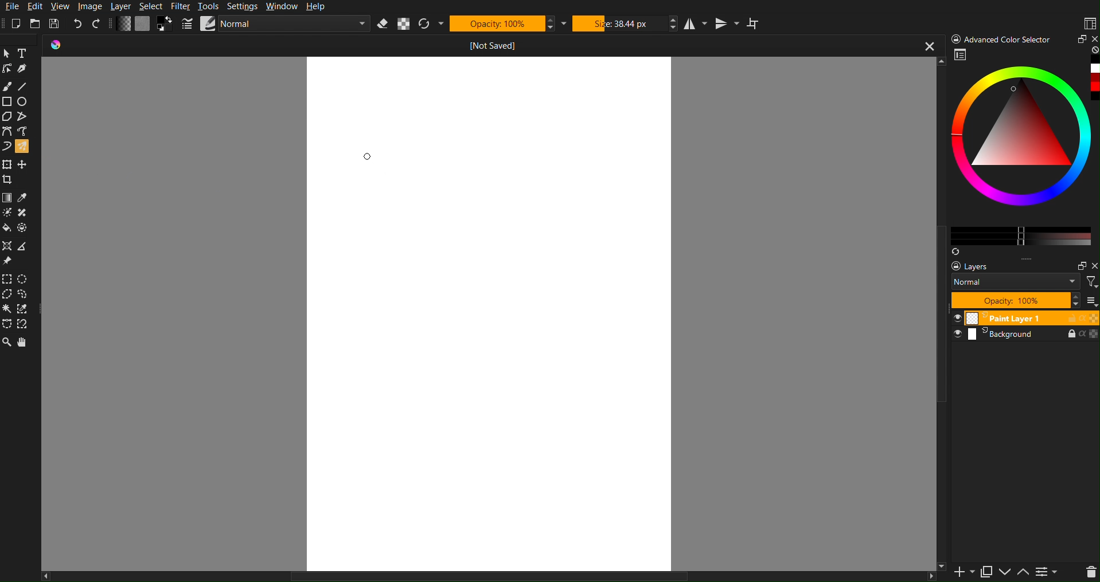 This screenshot has height=582, width=1100. I want to click on Change Opacity, so click(124, 24).